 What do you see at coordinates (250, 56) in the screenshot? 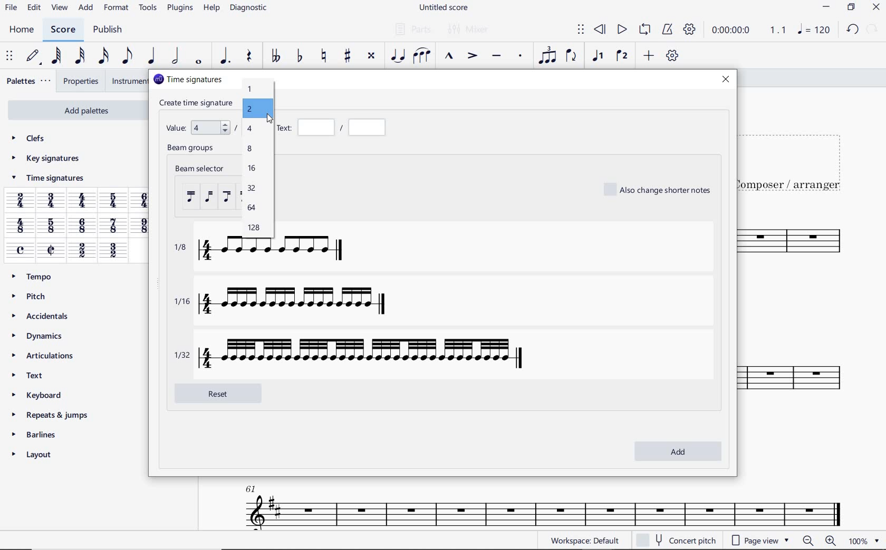
I see `REST` at bounding box center [250, 56].